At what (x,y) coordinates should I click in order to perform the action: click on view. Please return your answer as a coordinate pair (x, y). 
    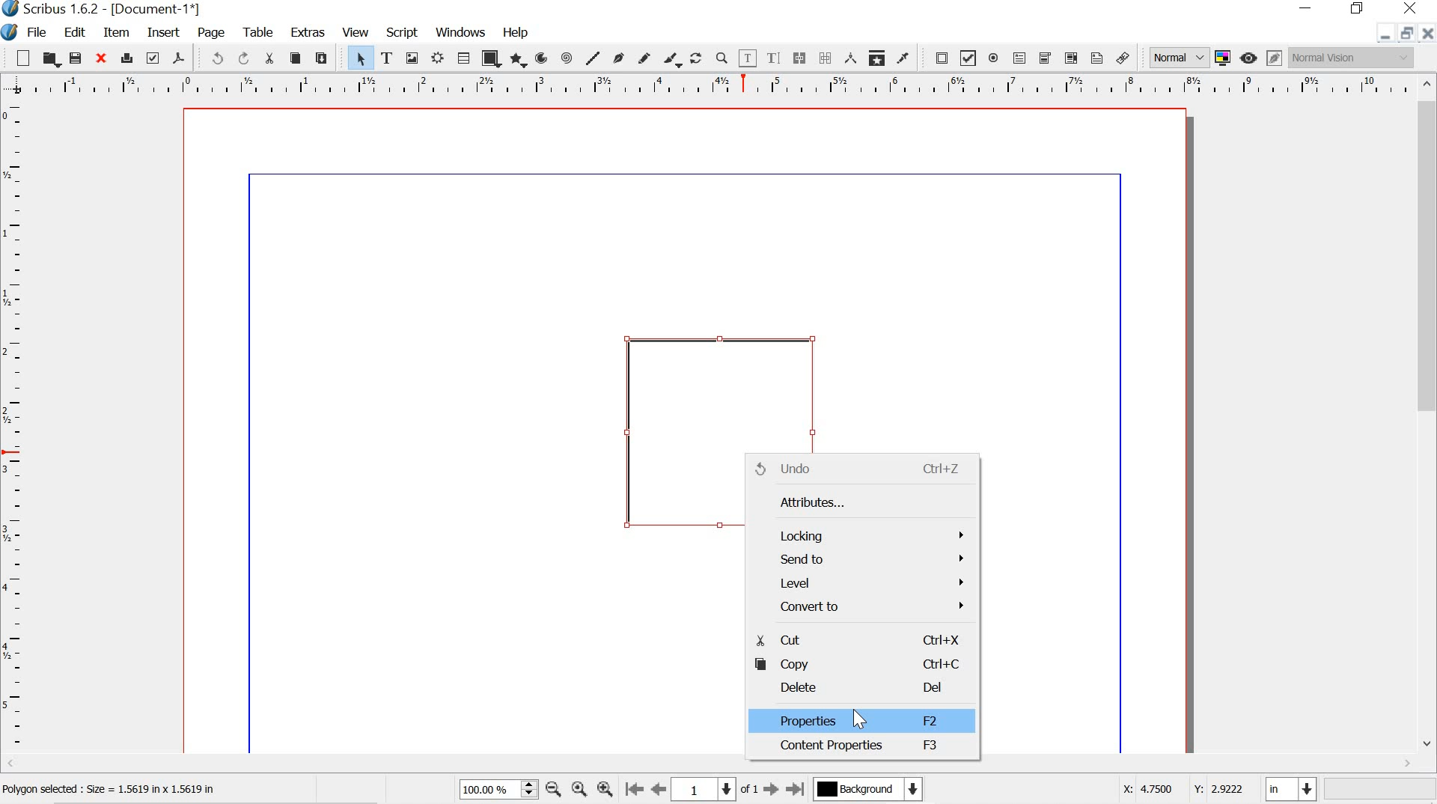
    Looking at the image, I should click on (358, 31).